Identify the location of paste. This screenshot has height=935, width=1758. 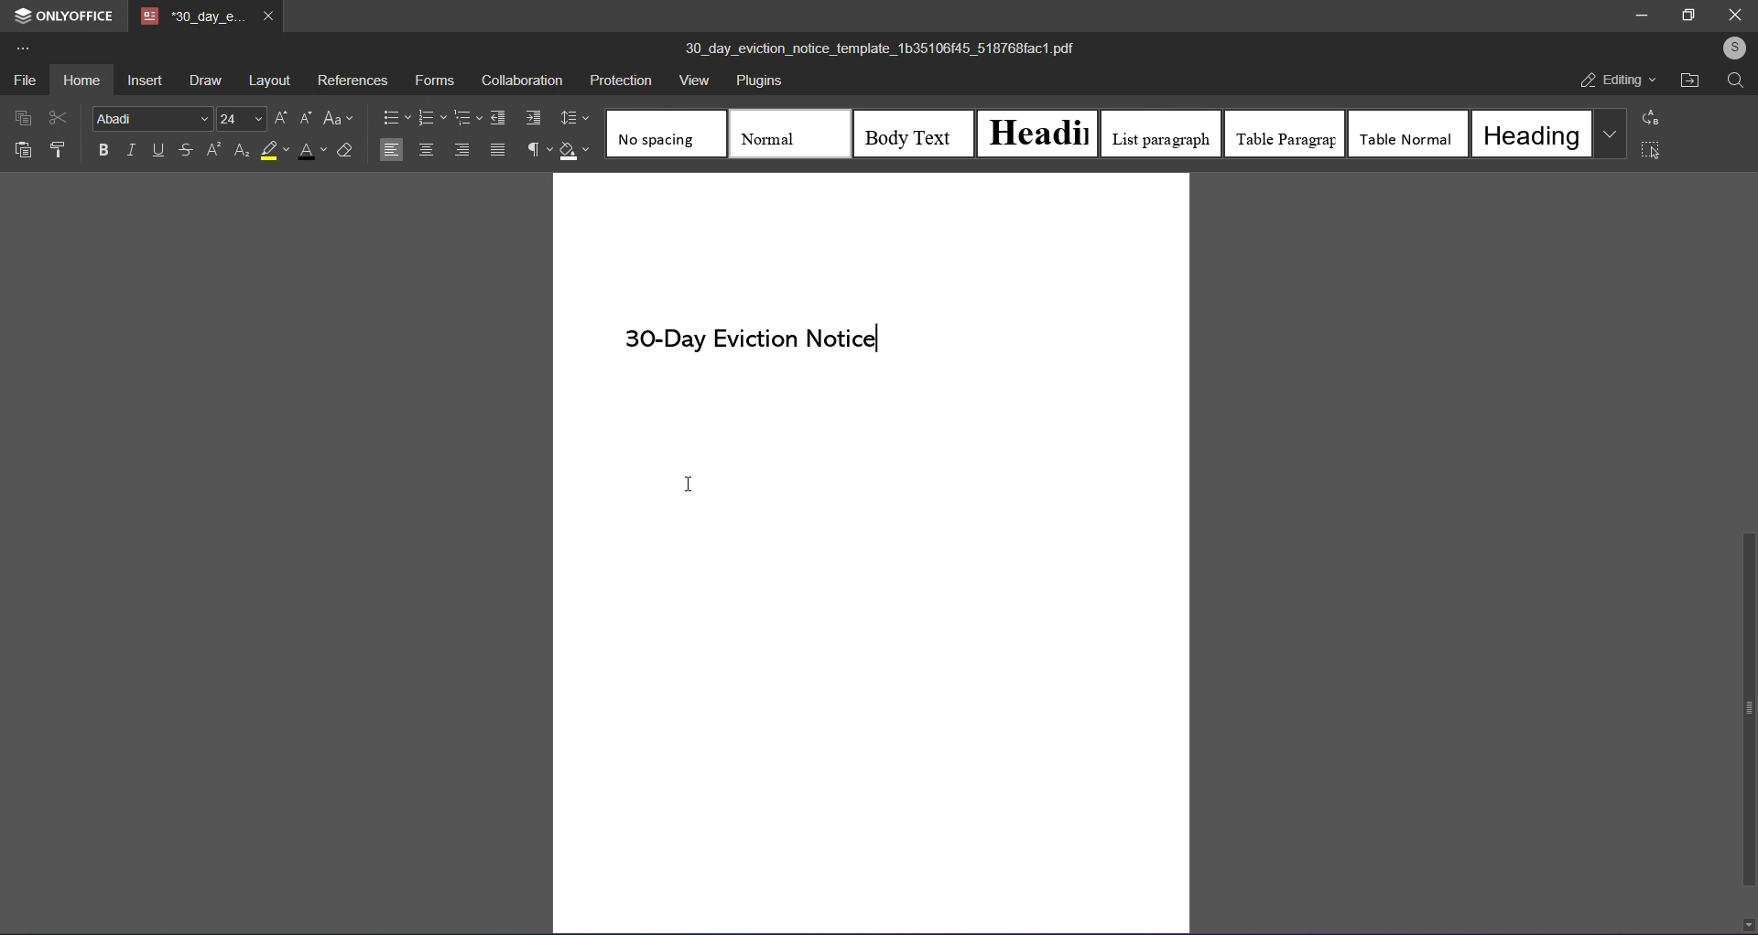
(22, 147).